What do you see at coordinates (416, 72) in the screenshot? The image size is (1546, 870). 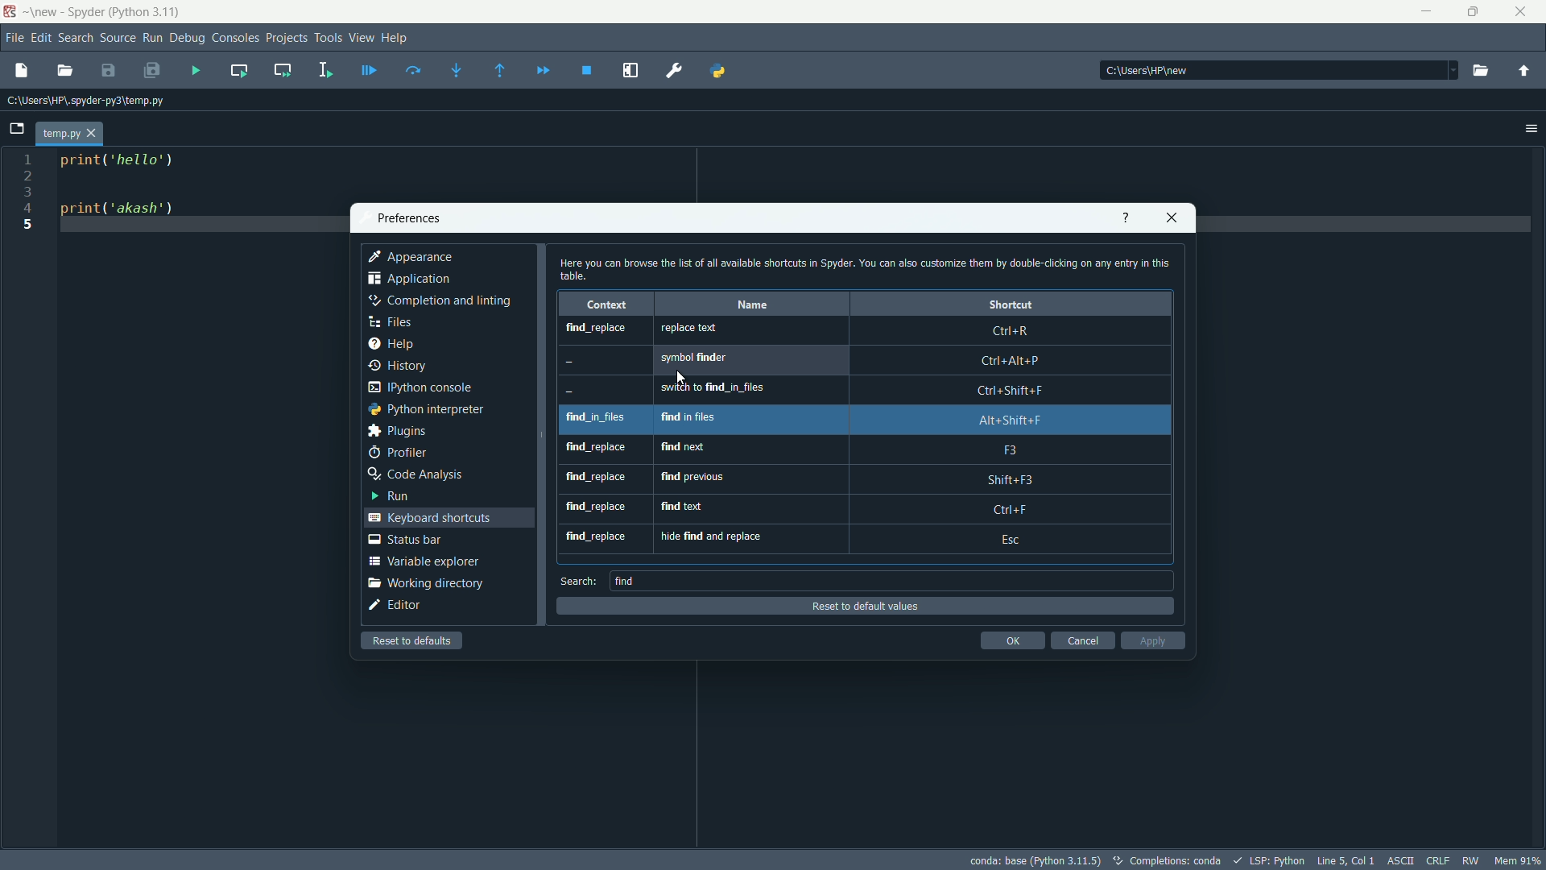 I see `run current line` at bounding box center [416, 72].